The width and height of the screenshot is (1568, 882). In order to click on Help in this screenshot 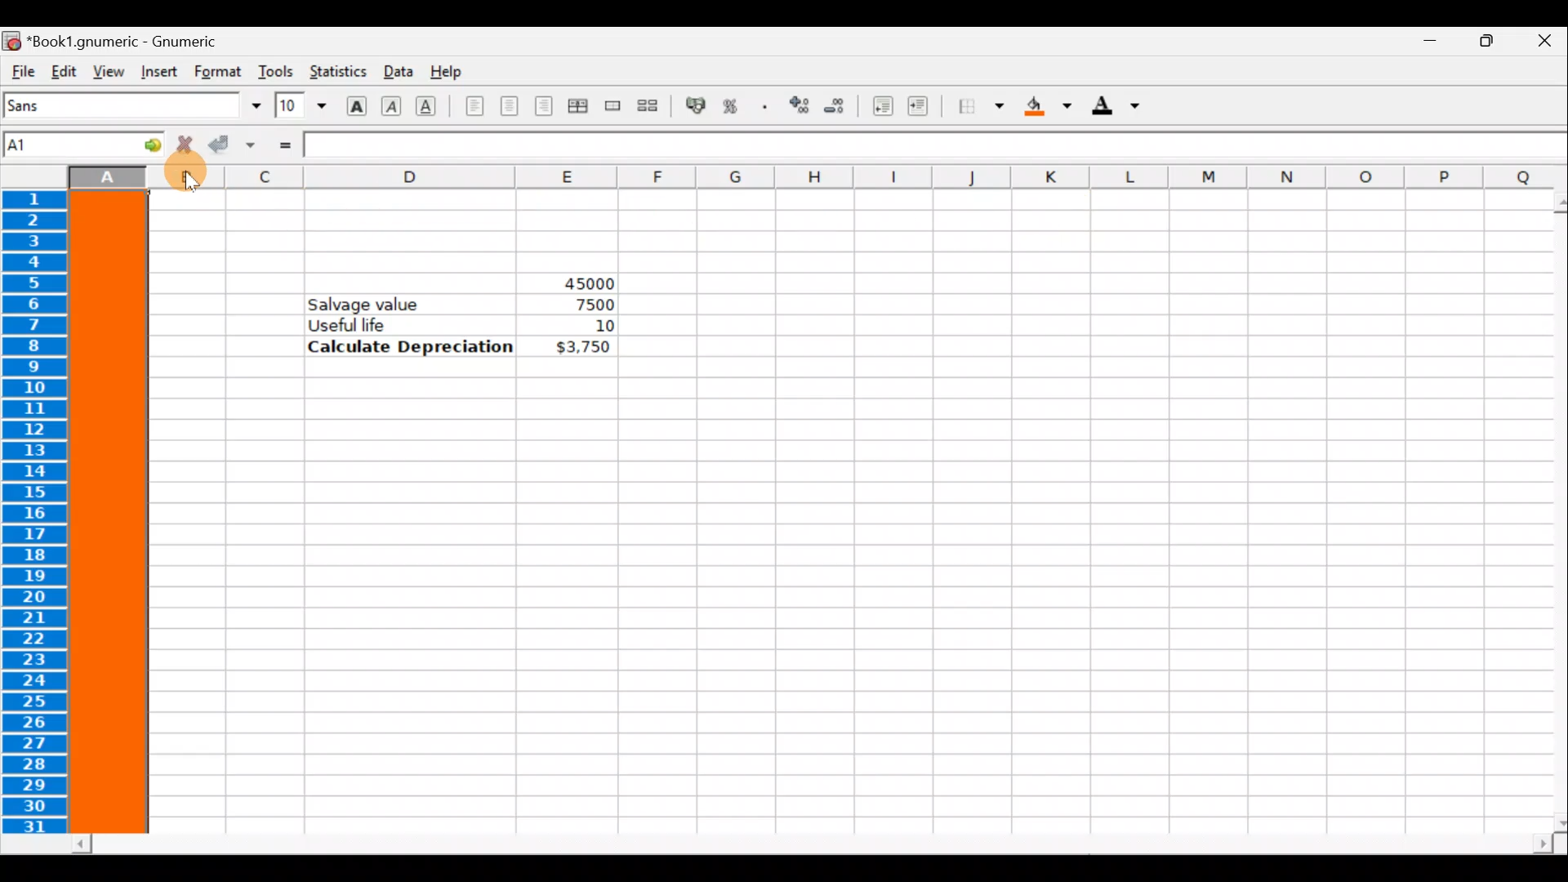, I will do `click(452, 73)`.